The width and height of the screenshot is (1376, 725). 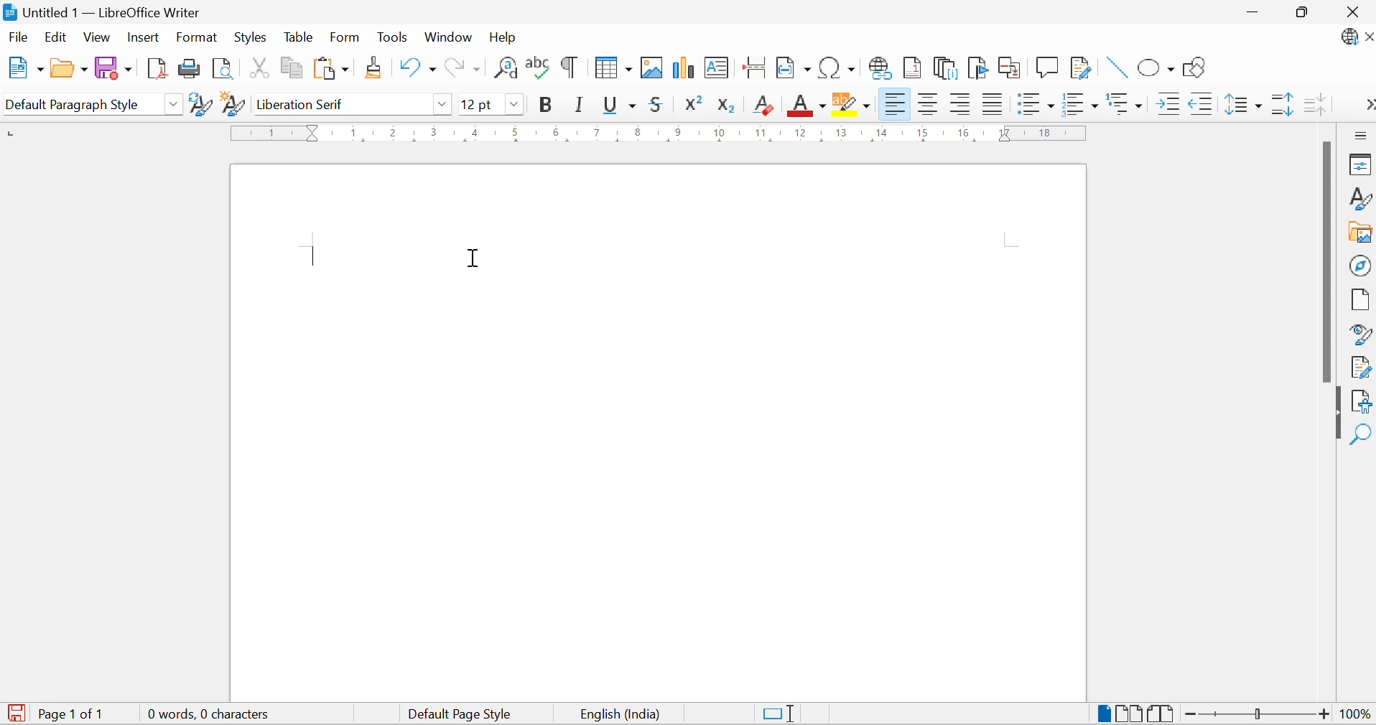 I want to click on Style Inspector, so click(x=1362, y=335).